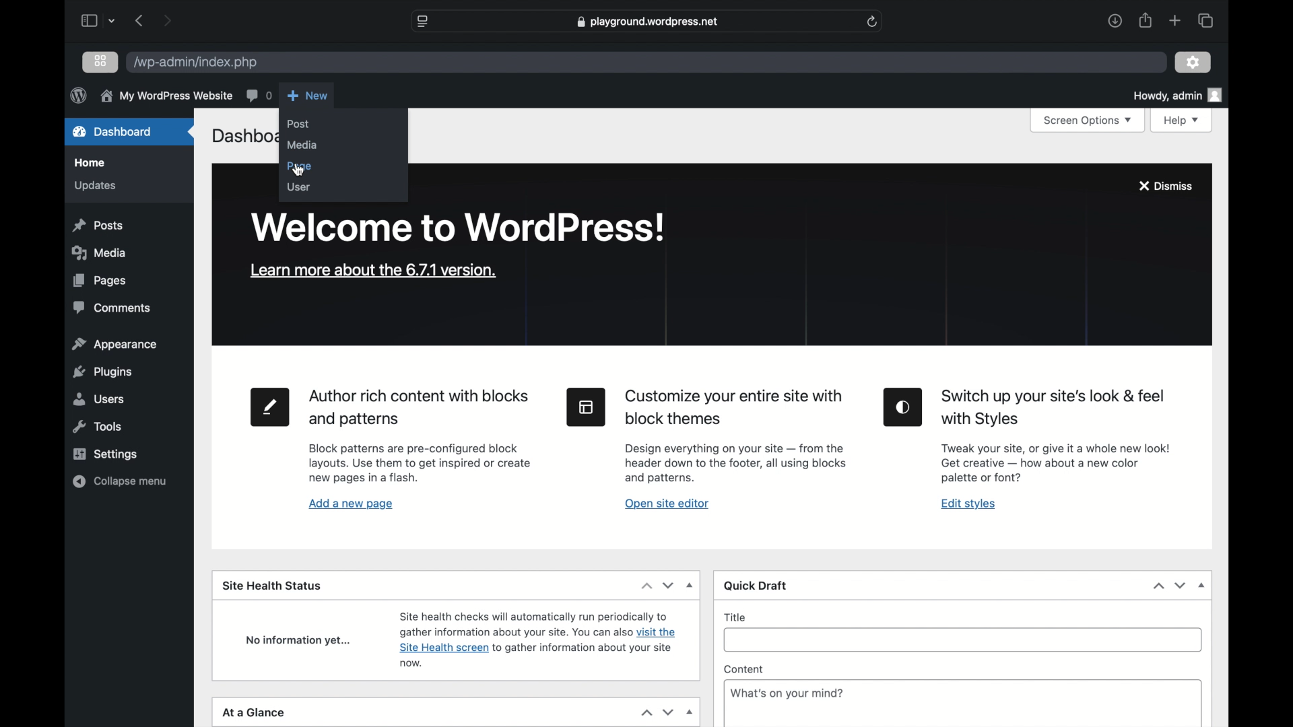  Describe the element at coordinates (90, 21) in the screenshot. I see `sidebar` at that location.